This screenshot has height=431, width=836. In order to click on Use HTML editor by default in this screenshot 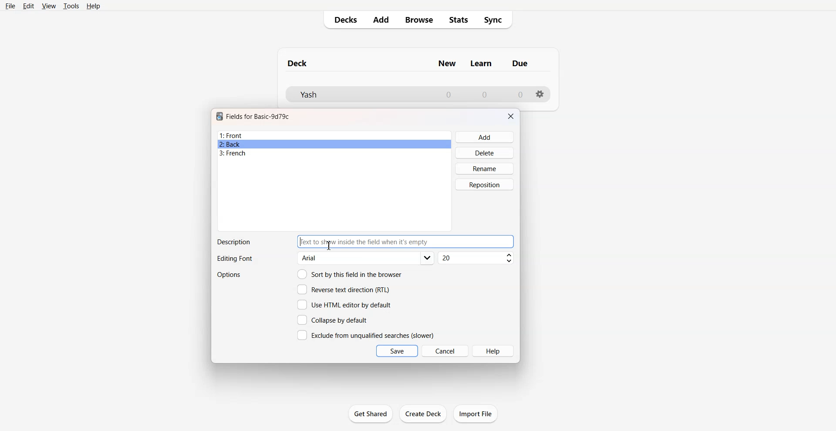, I will do `click(344, 305)`.